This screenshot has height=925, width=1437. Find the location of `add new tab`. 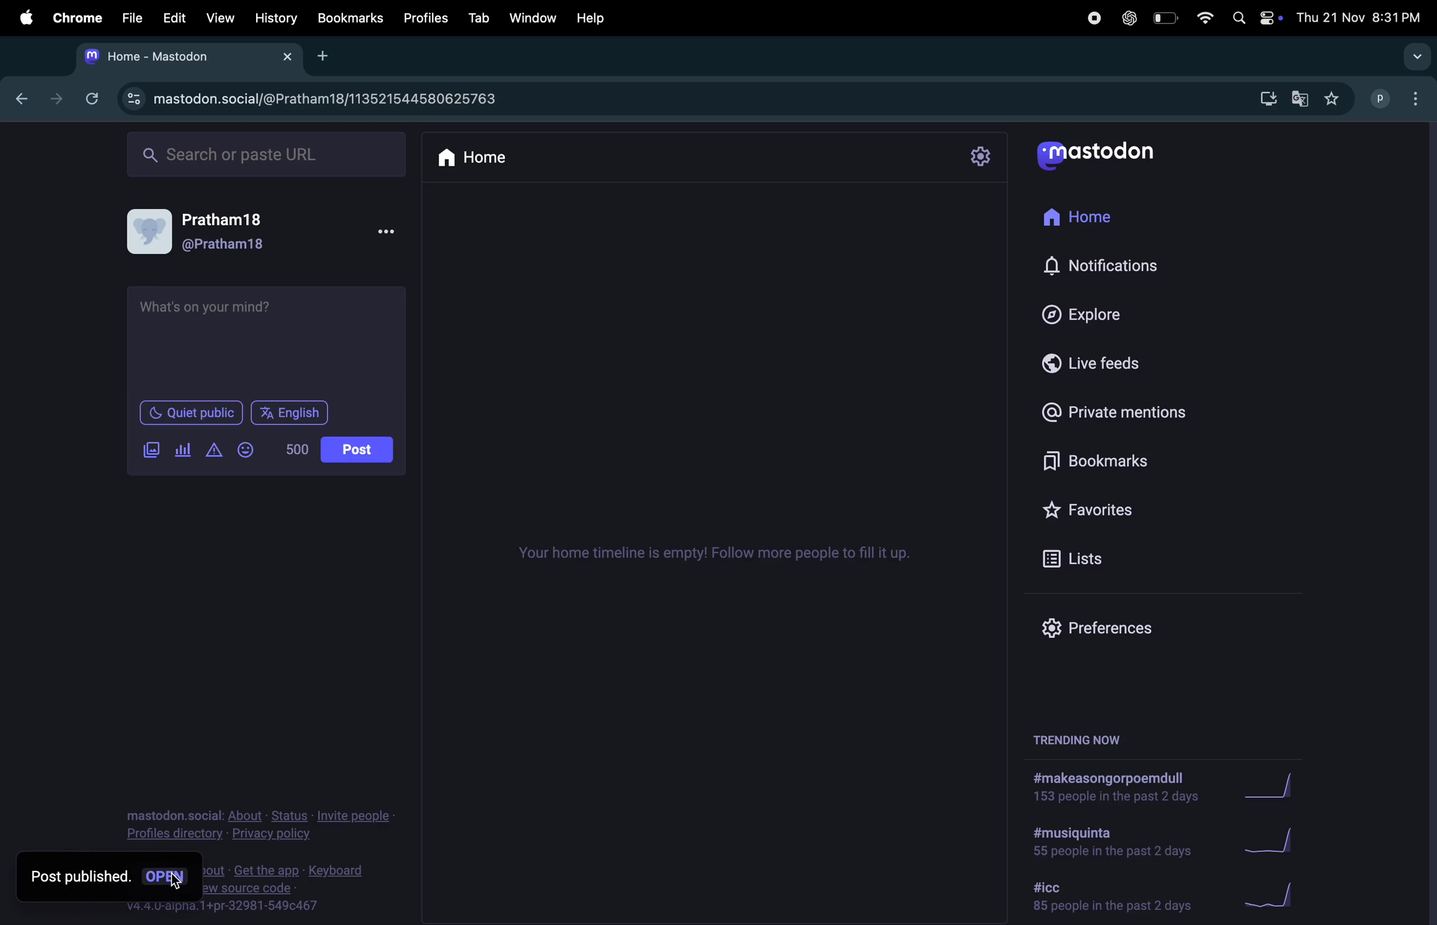

add new tab is located at coordinates (329, 57).